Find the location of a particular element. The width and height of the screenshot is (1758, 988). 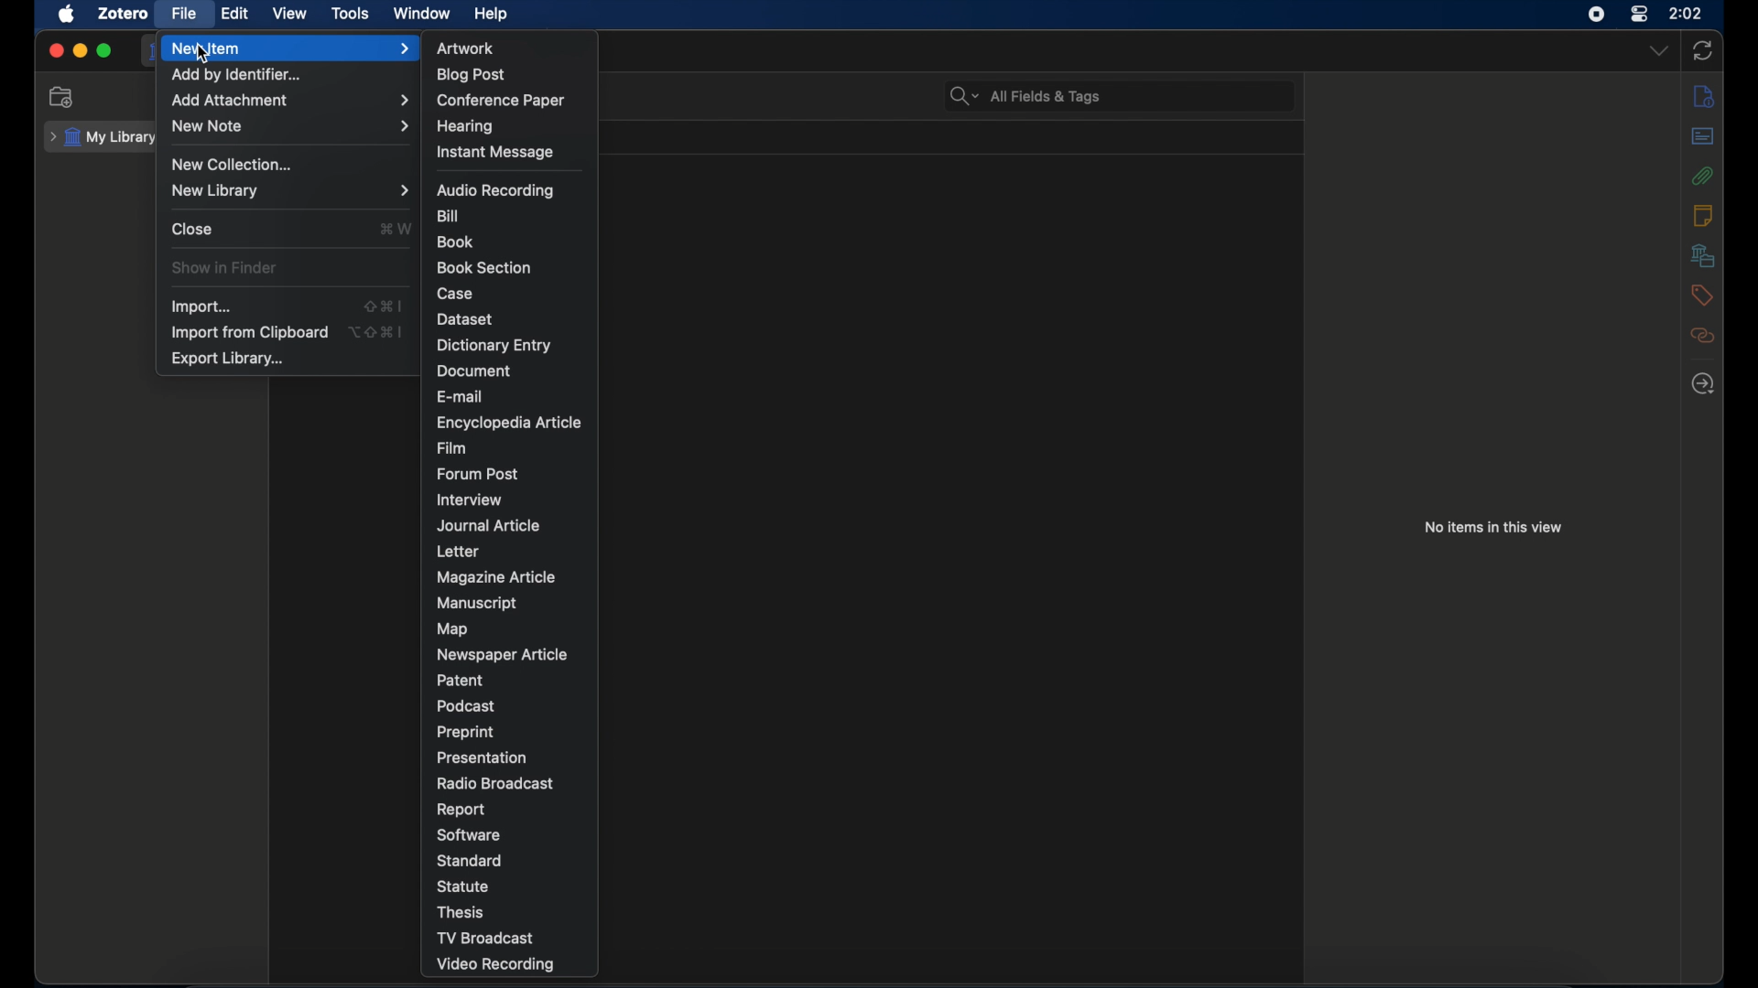

2.02 is located at coordinates (1687, 12).